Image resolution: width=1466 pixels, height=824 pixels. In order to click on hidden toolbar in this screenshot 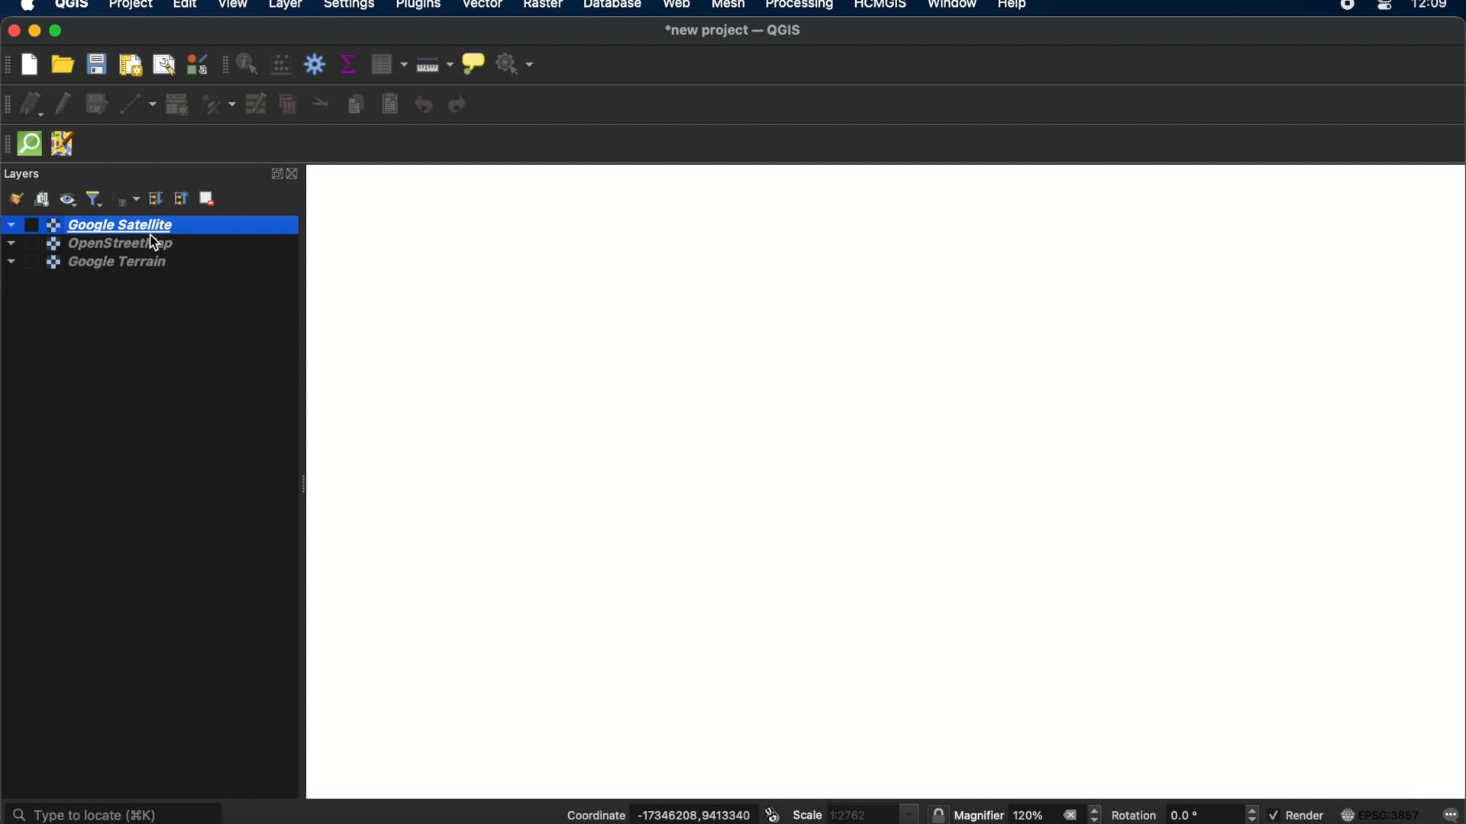, I will do `click(9, 144)`.